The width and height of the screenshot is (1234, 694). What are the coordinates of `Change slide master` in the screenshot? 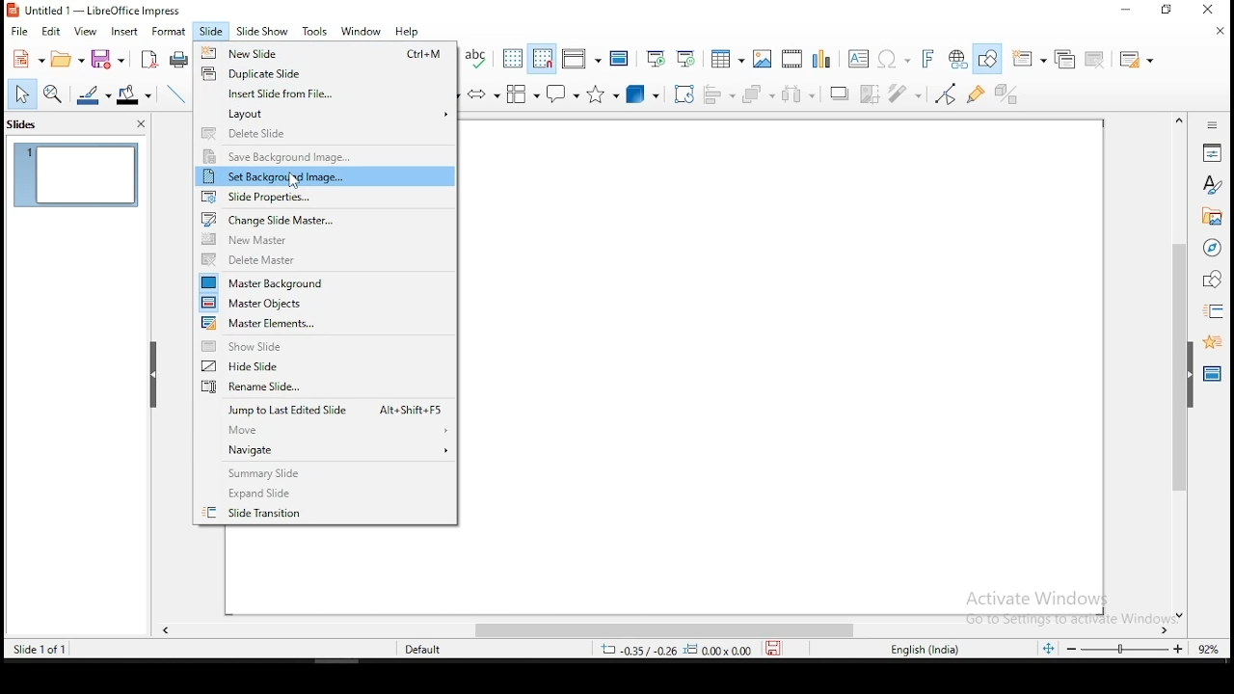 It's located at (324, 218).